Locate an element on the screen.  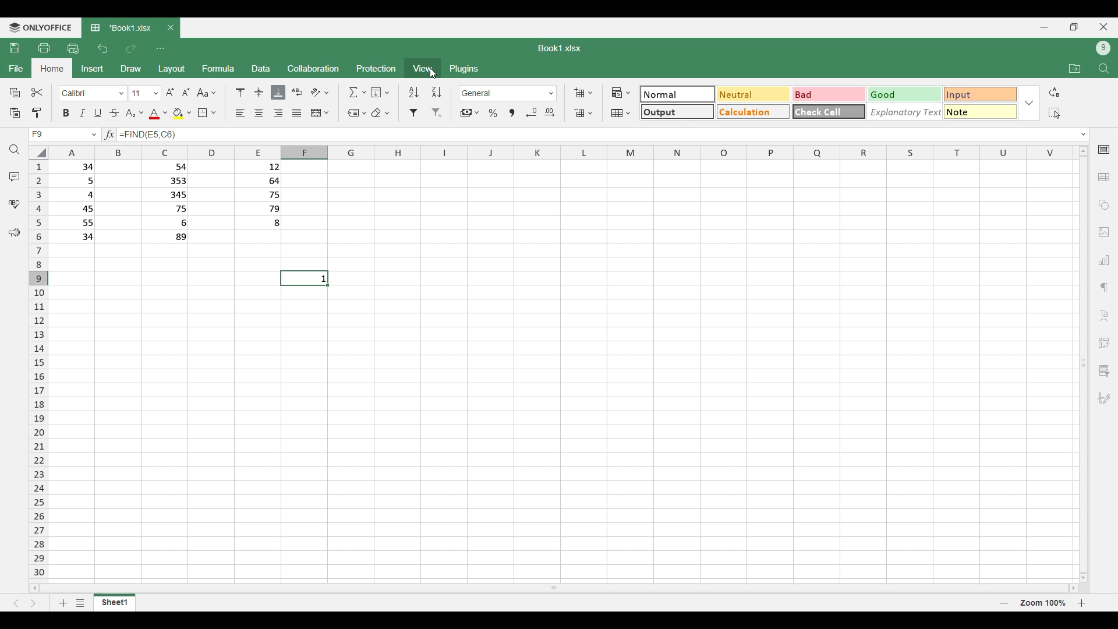
Add table is located at coordinates (1104, 177).